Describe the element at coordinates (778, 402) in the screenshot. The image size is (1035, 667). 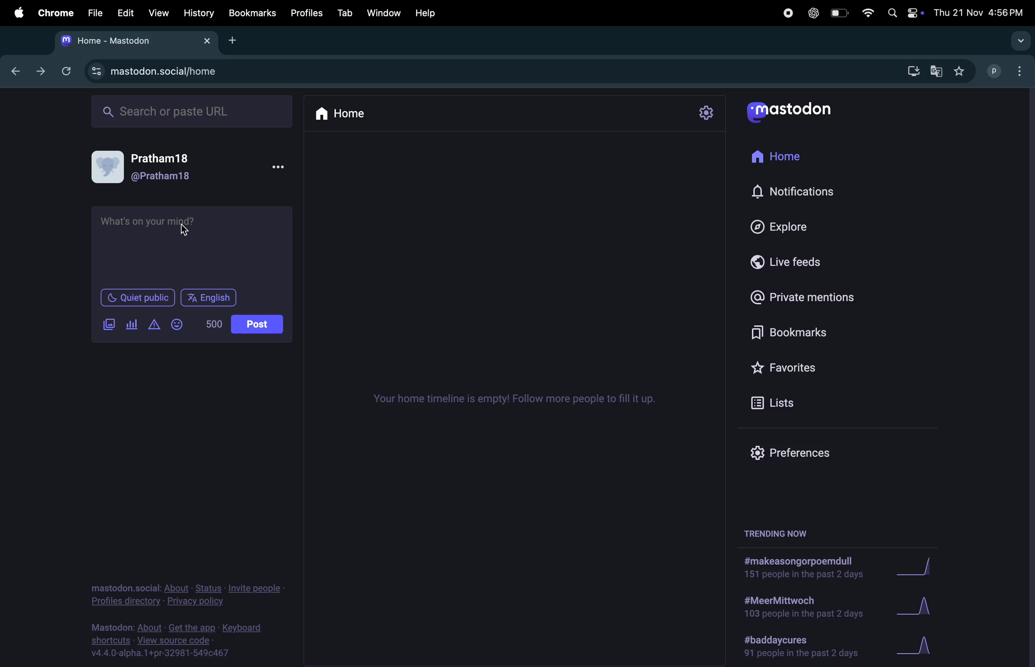
I see `lists` at that location.